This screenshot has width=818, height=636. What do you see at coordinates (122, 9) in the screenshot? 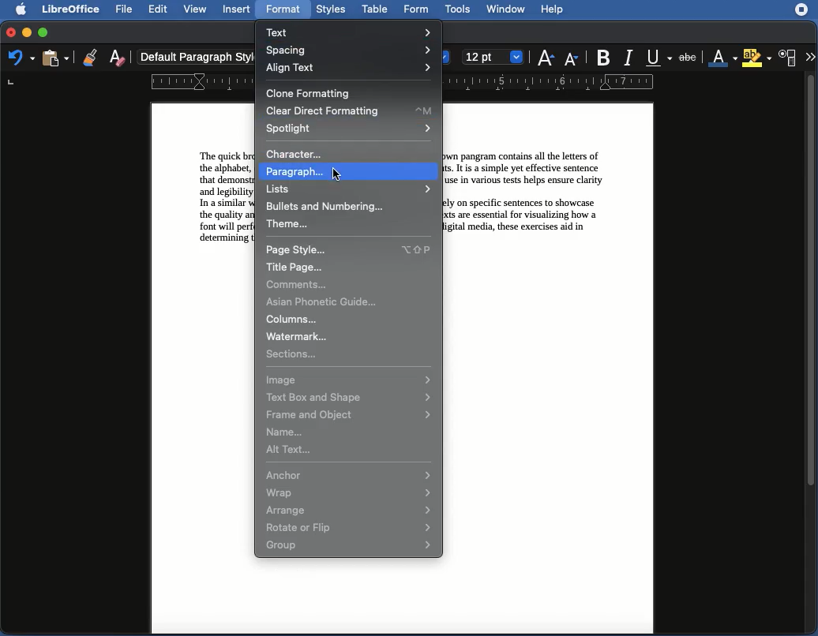
I see `File` at bounding box center [122, 9].